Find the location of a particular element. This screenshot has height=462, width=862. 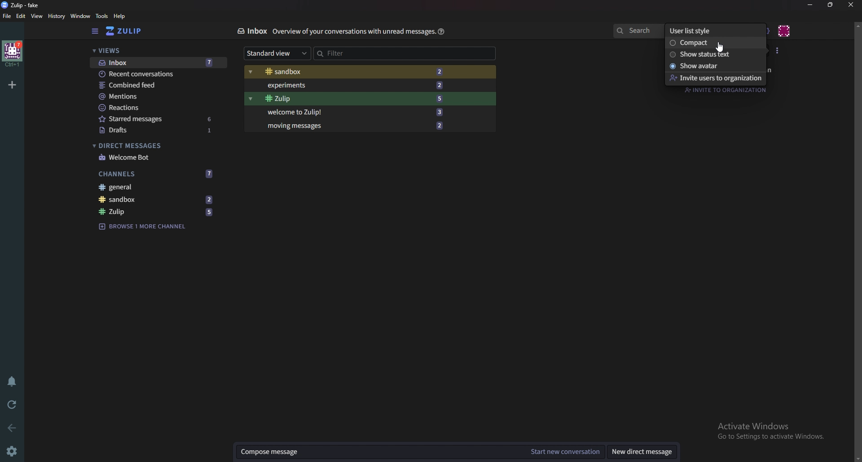

User list style is located at coordinates (778, 51).